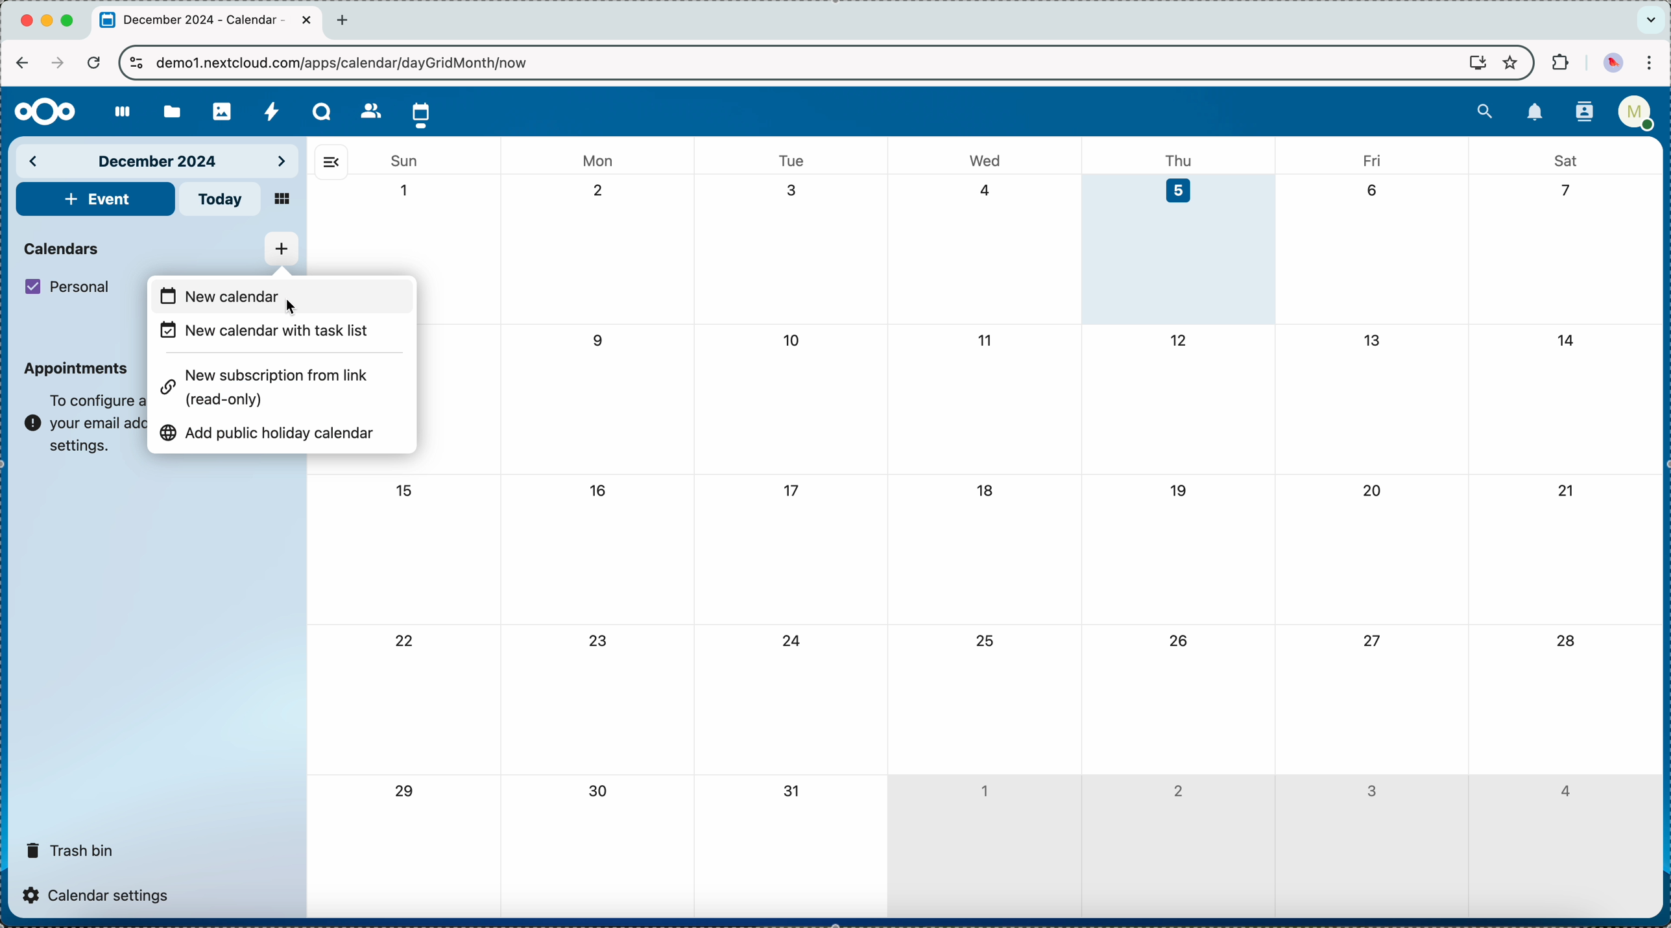 This screenshot has width=1671, height=928. I want to click on thu, so click(1184, 159).